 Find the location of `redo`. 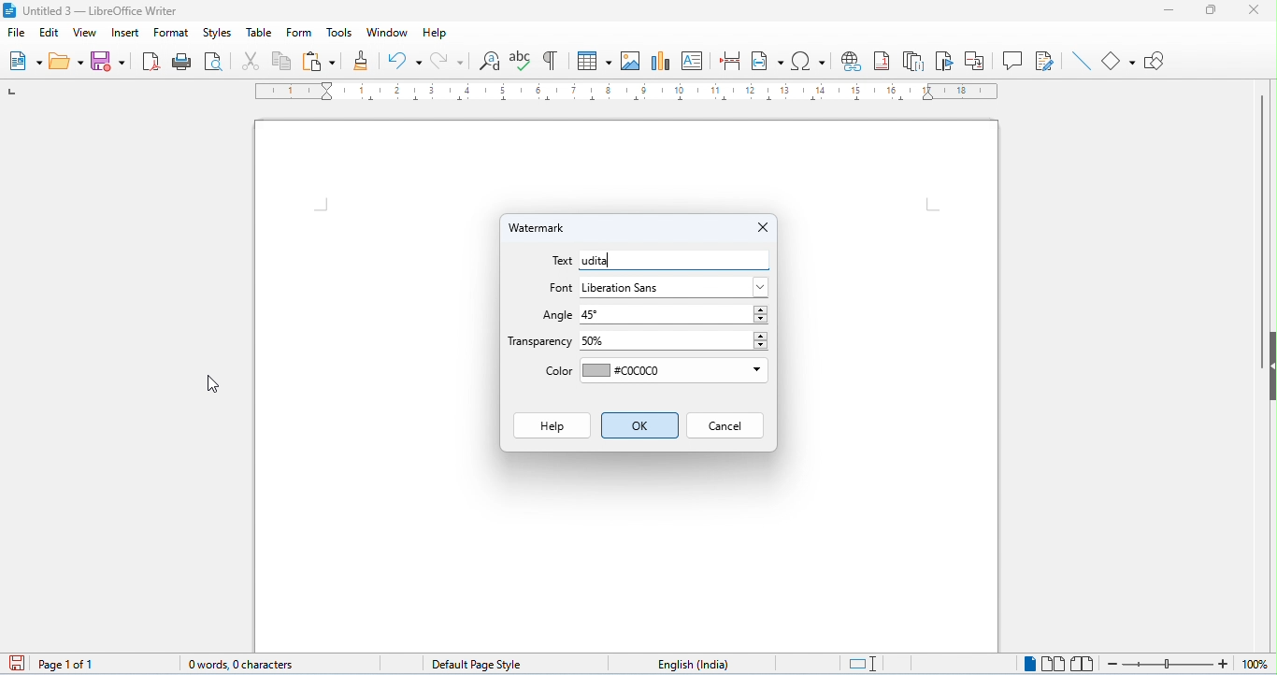

redo is located at coordinates (448, 61).